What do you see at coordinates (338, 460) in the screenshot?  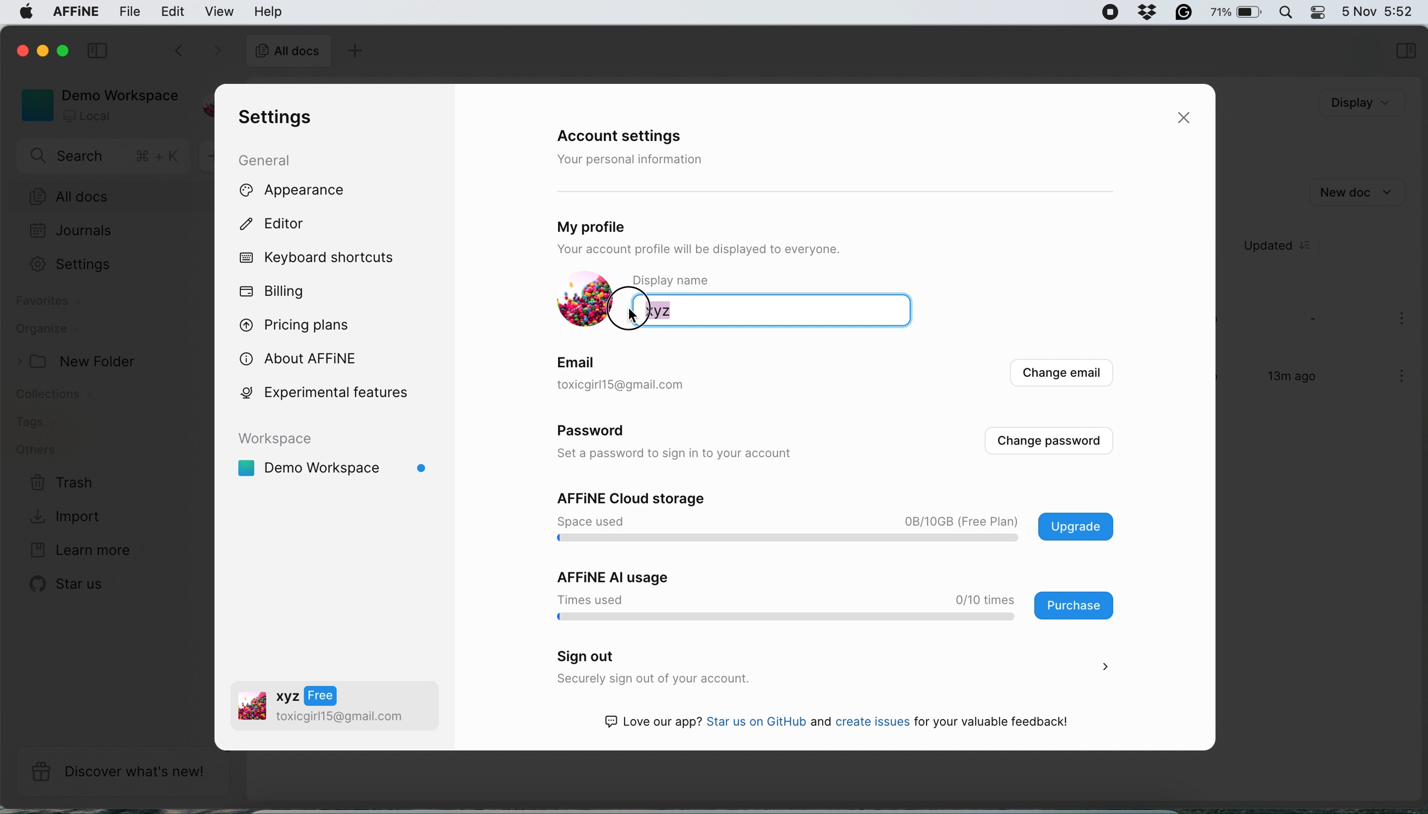 I see `demo workspace` at bounding box center [338, 460].